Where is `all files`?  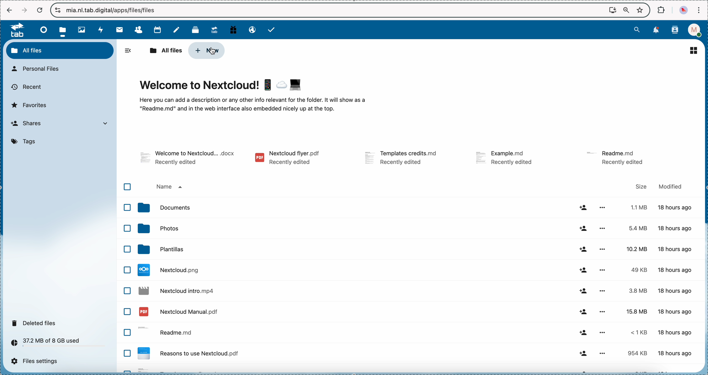
all files is located at coordinates (165, 51).